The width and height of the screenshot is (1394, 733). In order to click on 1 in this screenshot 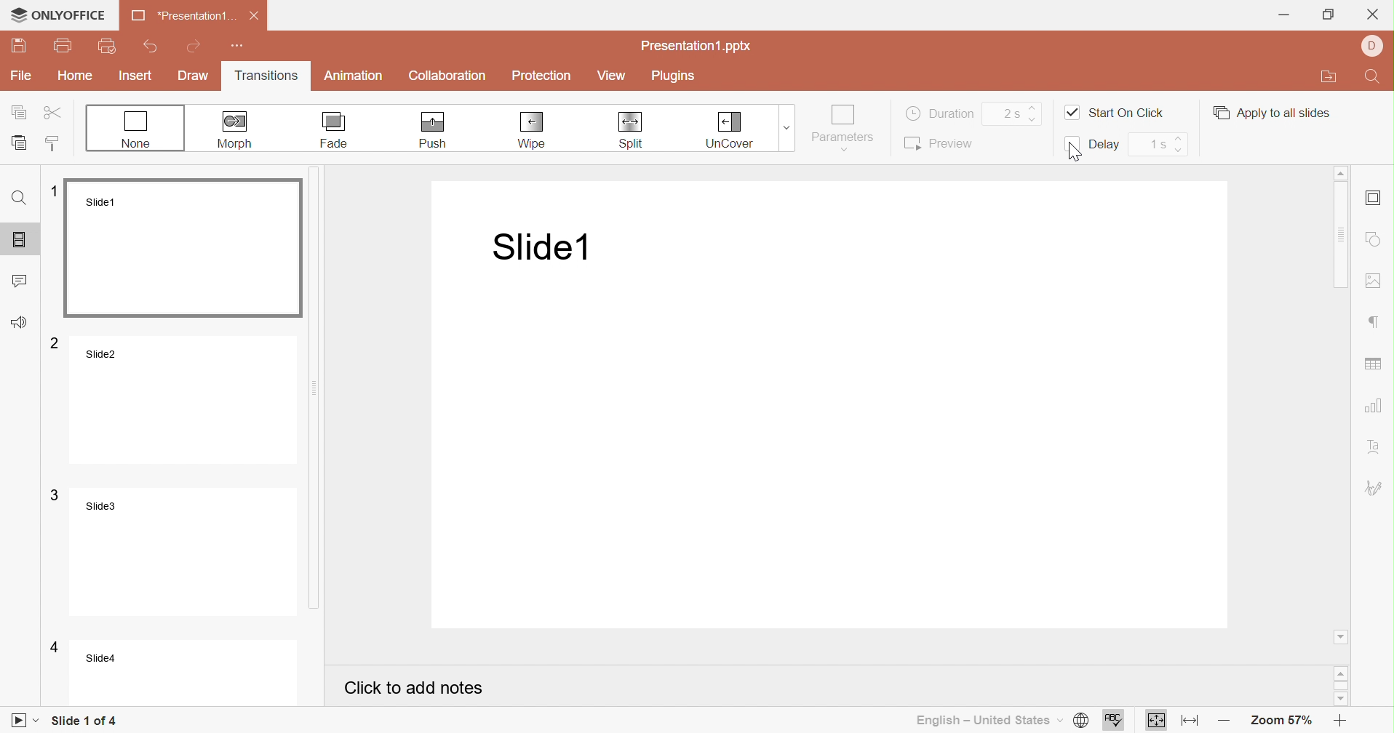, I will do `click(55, 188)`.